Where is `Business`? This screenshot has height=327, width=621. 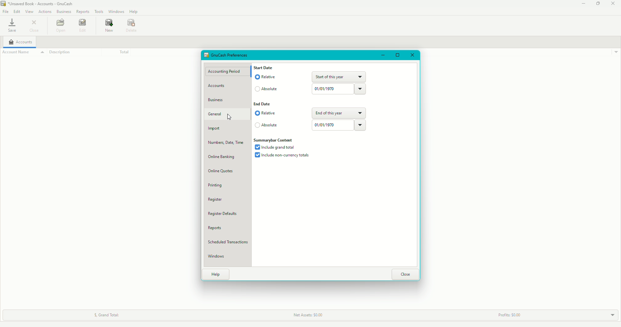 Business is located at coordinates (216, 99).